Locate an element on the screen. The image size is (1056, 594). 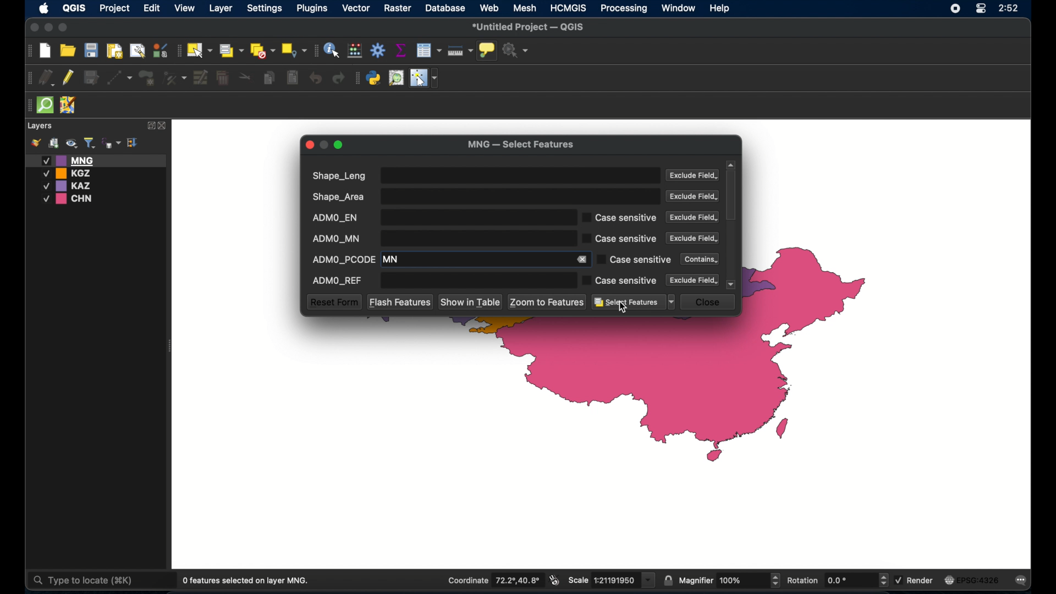
select by area or single click is located at coordinates (229, 50).